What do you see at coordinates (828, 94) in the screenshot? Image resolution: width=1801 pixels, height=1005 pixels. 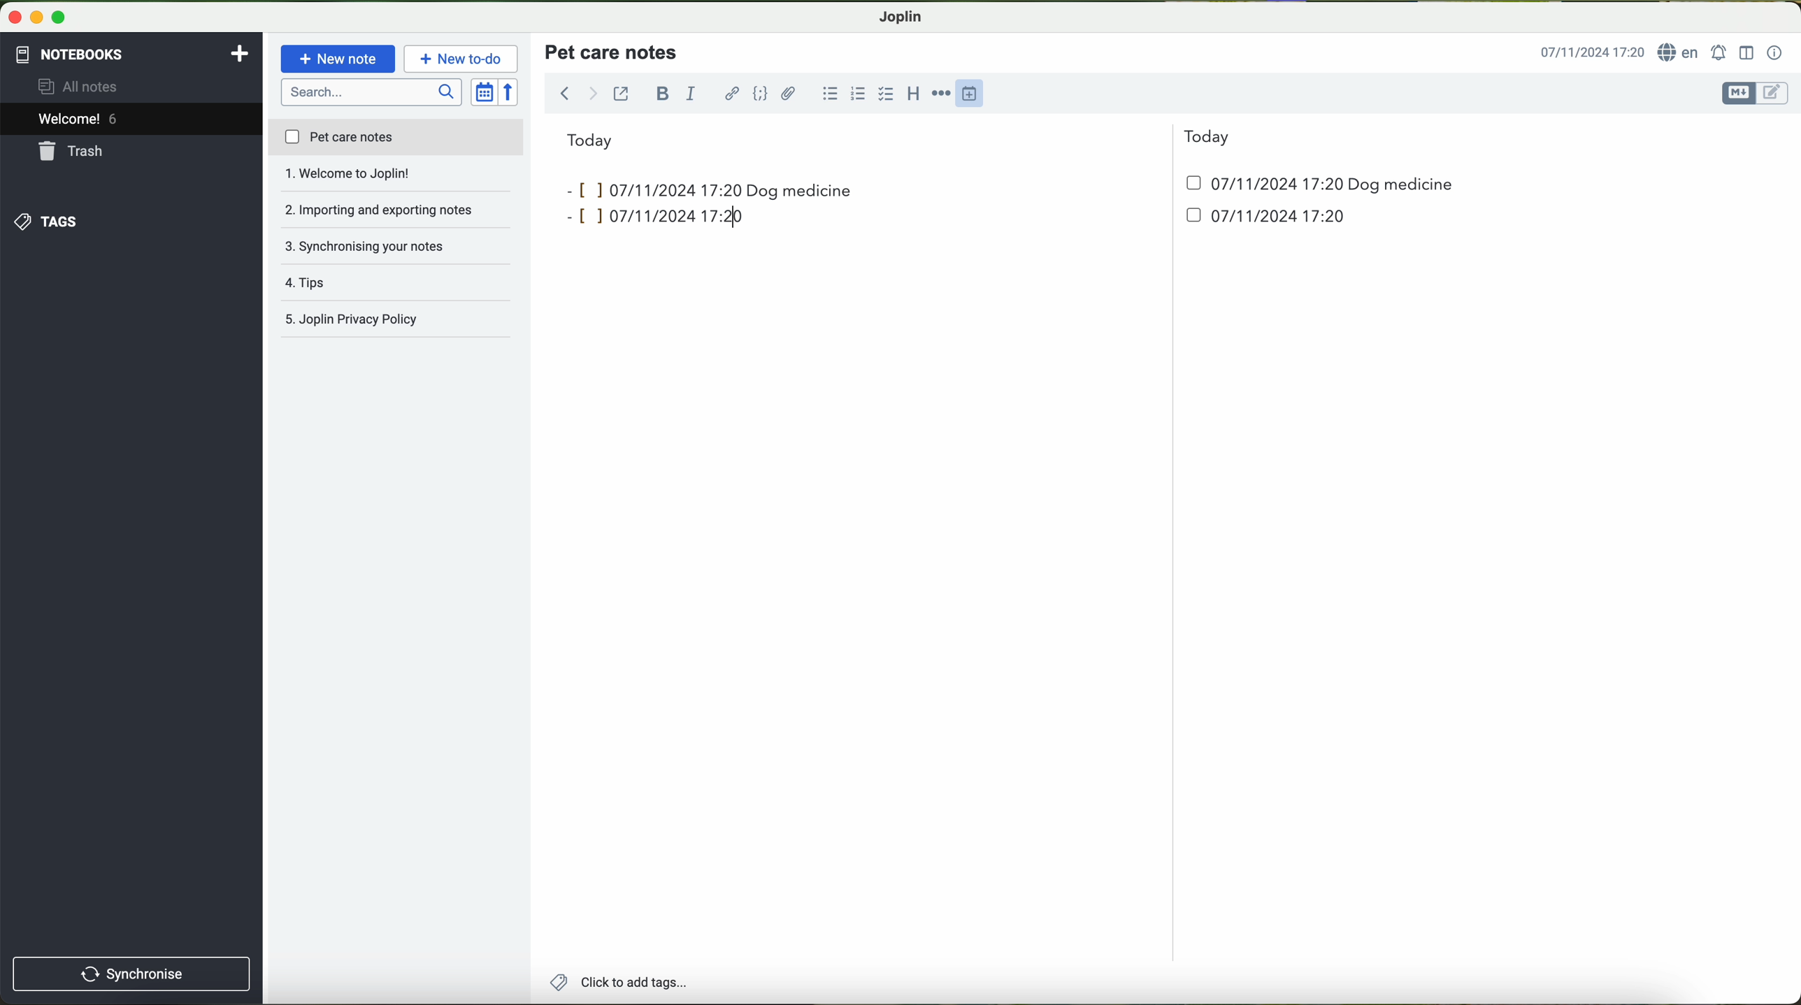 I see `bulleted list` at bounding box center [828, 94].